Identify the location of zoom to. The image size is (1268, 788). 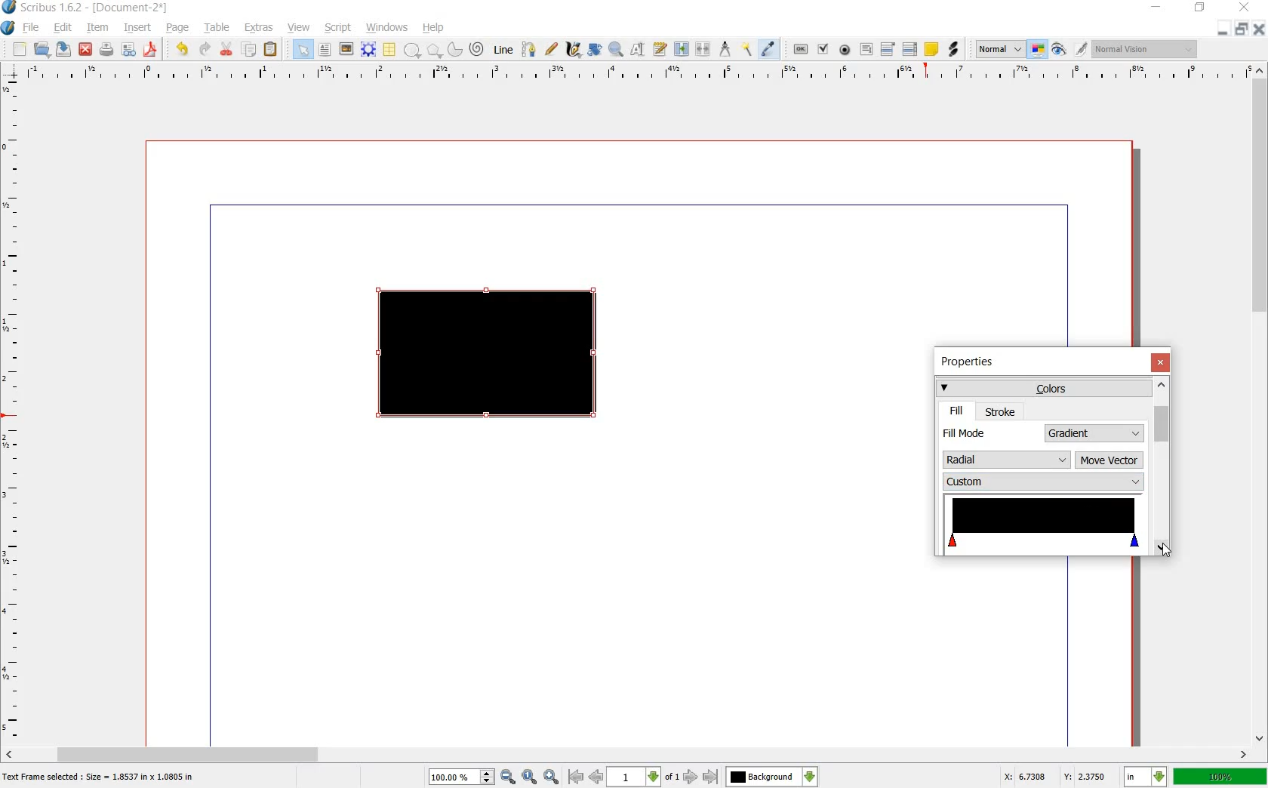
(530, 777).